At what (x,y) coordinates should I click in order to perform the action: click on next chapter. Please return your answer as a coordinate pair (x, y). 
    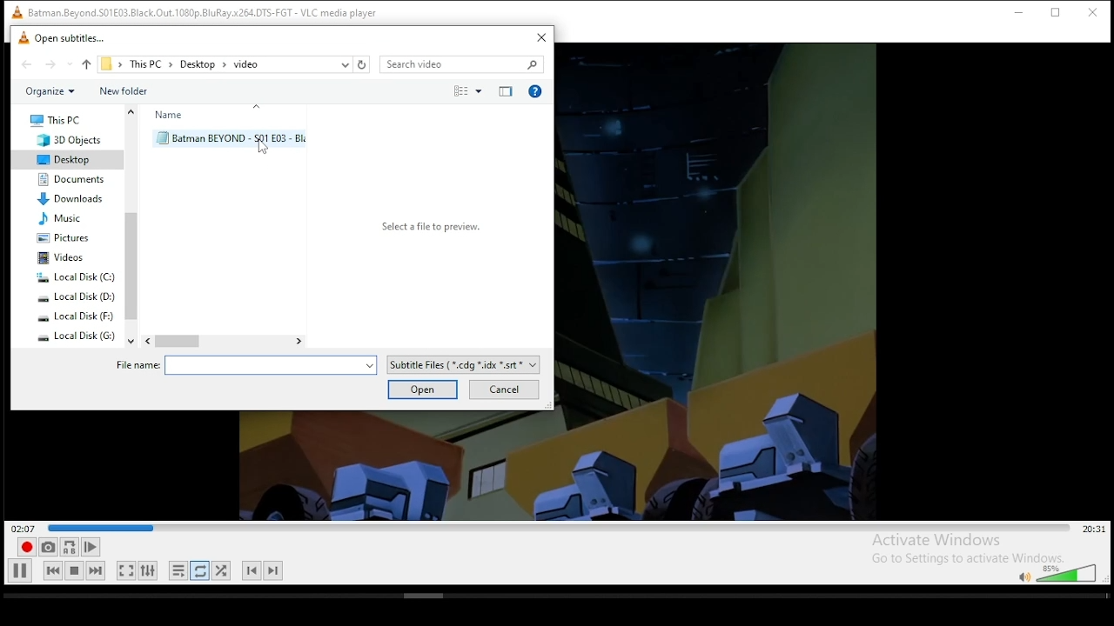
    Looking at the image, I should click on (274, 570).